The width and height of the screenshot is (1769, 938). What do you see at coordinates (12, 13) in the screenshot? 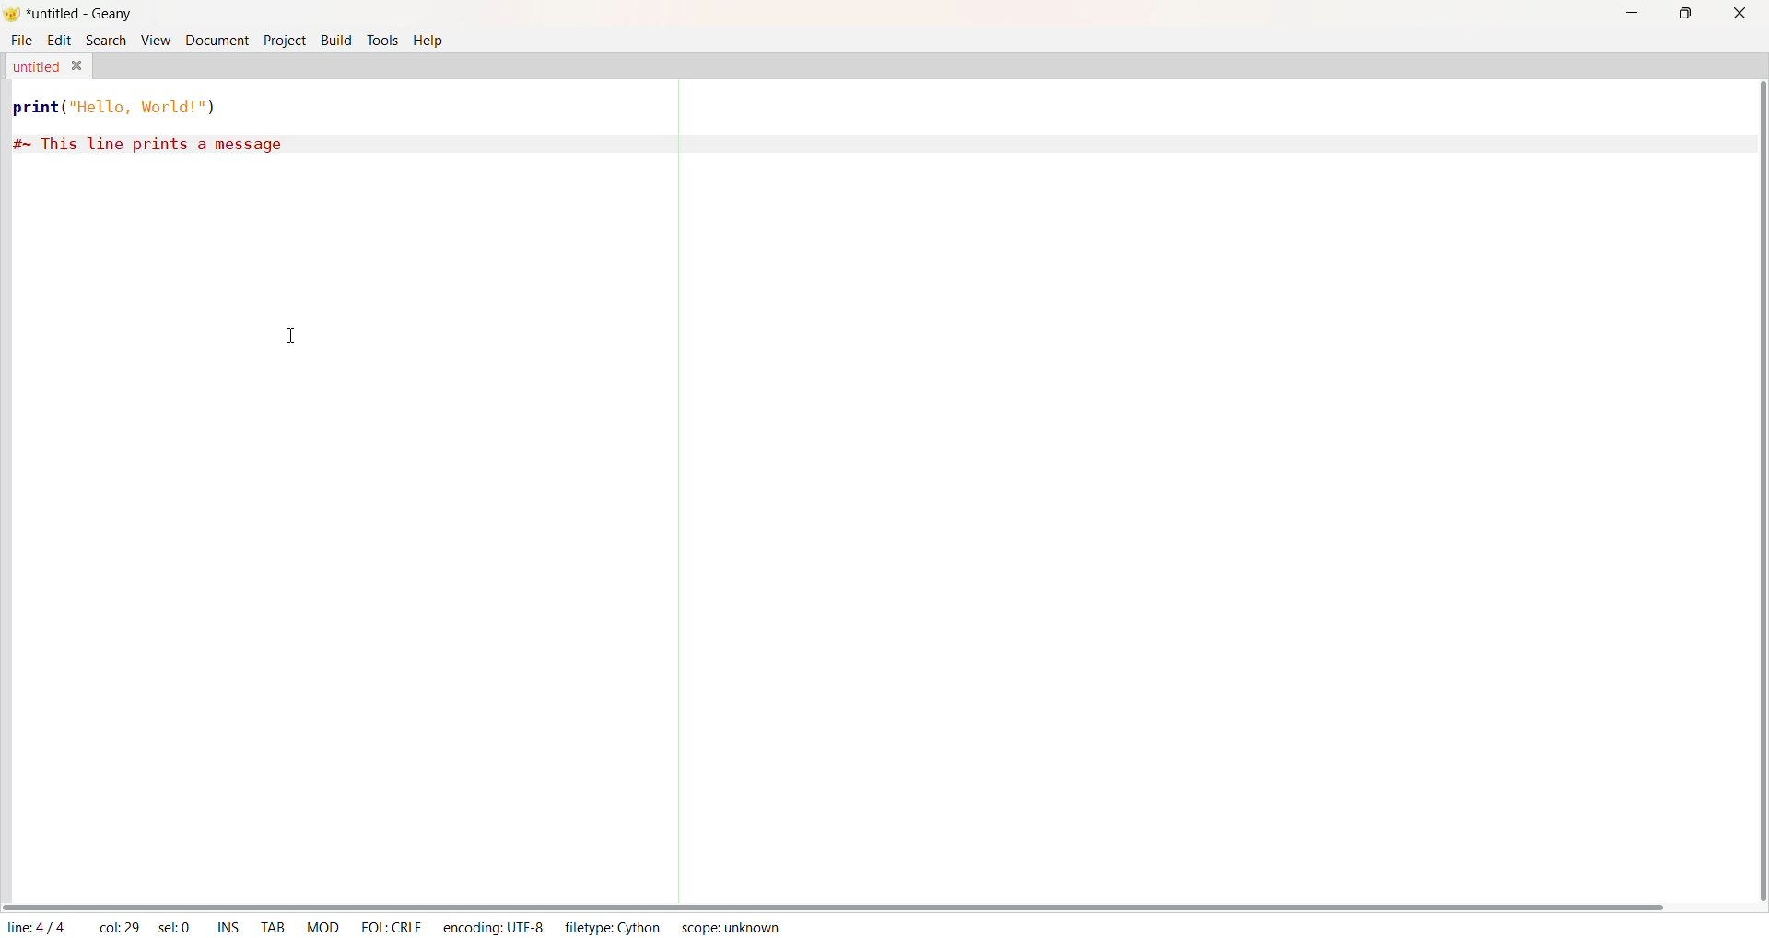
I see `Logo` at bounding box center [12, 13].